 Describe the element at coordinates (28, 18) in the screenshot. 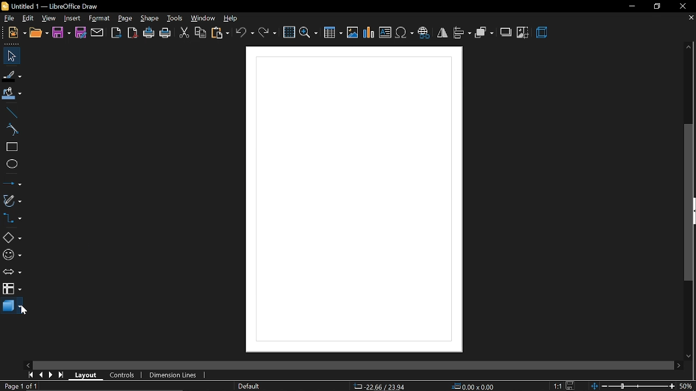

I see `edit` at that location.